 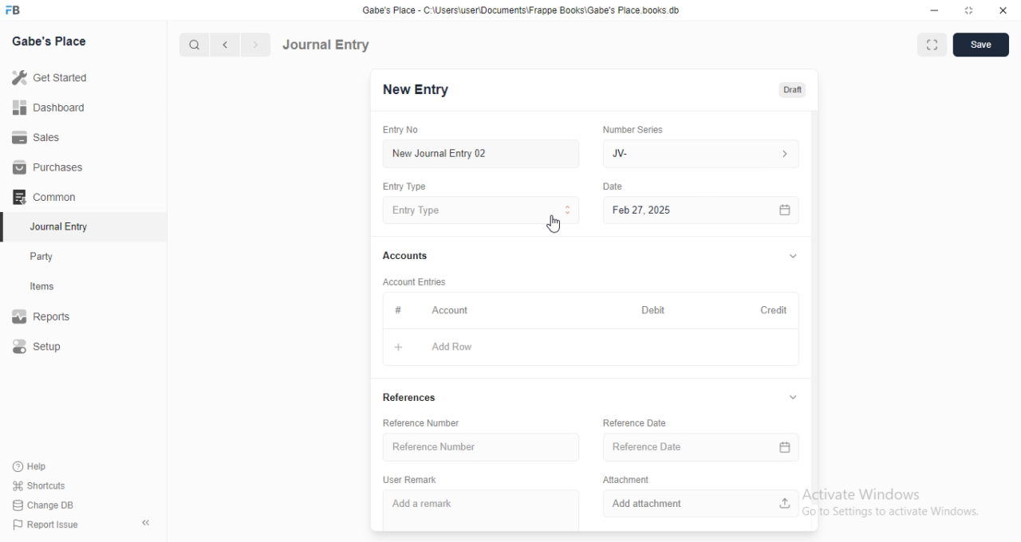 I want to click on New entry, so click(x=420, y=91).